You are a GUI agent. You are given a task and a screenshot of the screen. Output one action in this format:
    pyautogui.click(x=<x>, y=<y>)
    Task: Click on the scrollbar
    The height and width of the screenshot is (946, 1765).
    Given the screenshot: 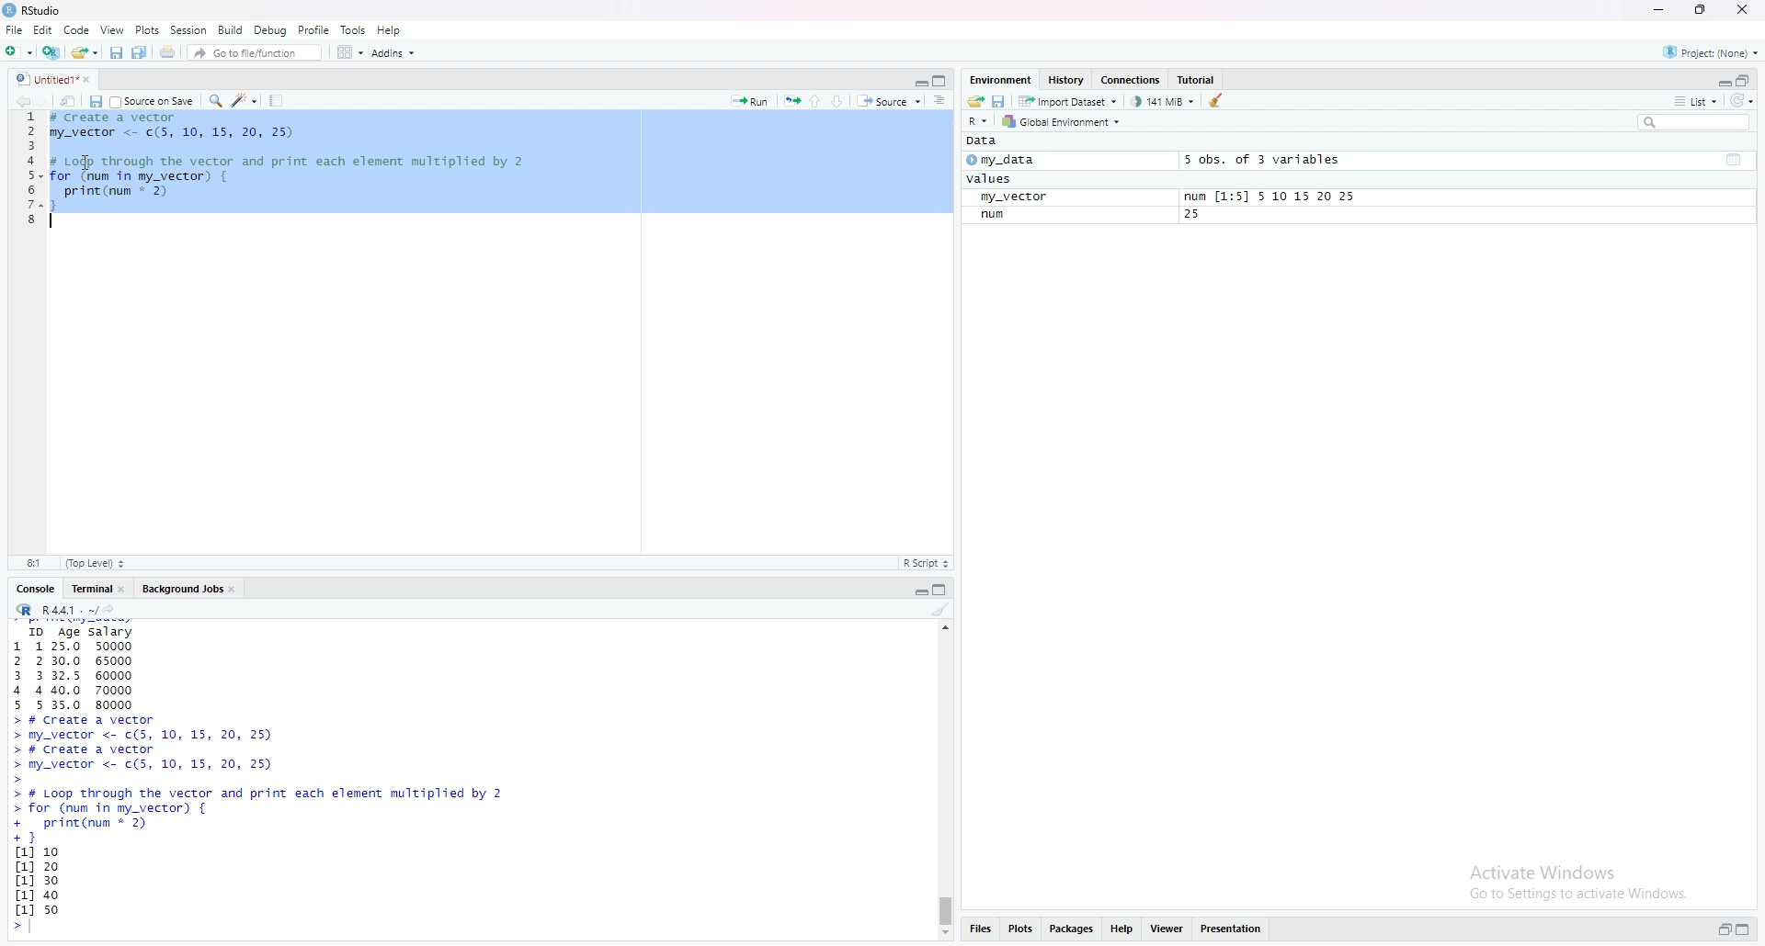 What is the action you would take?
    pyautogui.click(x=945, y=780)
    